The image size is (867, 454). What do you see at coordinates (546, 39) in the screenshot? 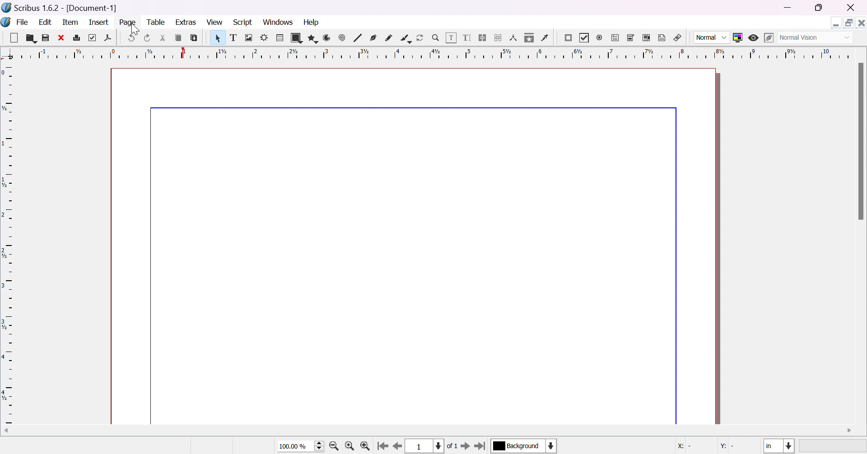
I see `eye dropper` at bounding box center [546, 39].